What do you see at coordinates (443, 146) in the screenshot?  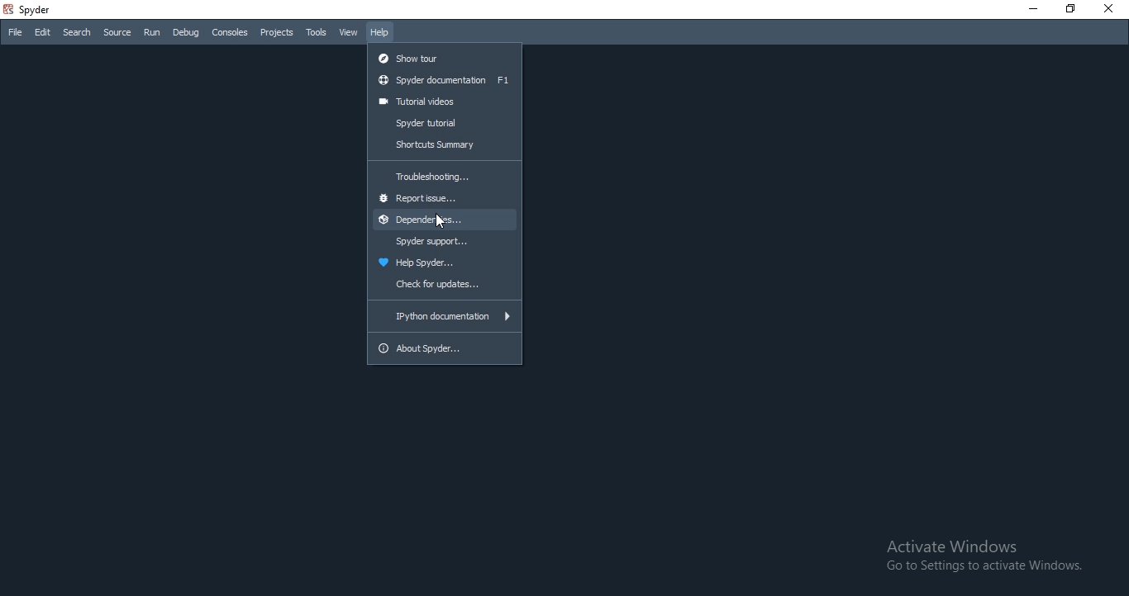 I see `shortcuts` at bounding box center [443, 146].